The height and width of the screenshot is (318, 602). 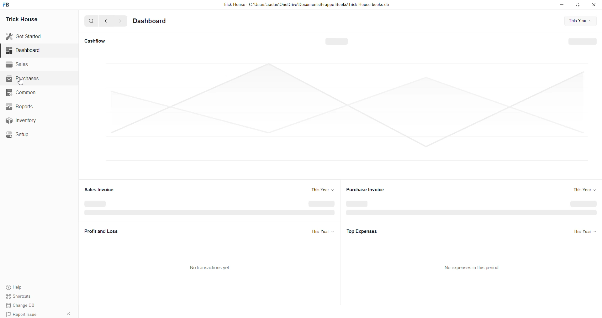 What do you see at coordinates (24, 50) in the screenshot?
I see `Dashboard` at bounding box center [24, 50].